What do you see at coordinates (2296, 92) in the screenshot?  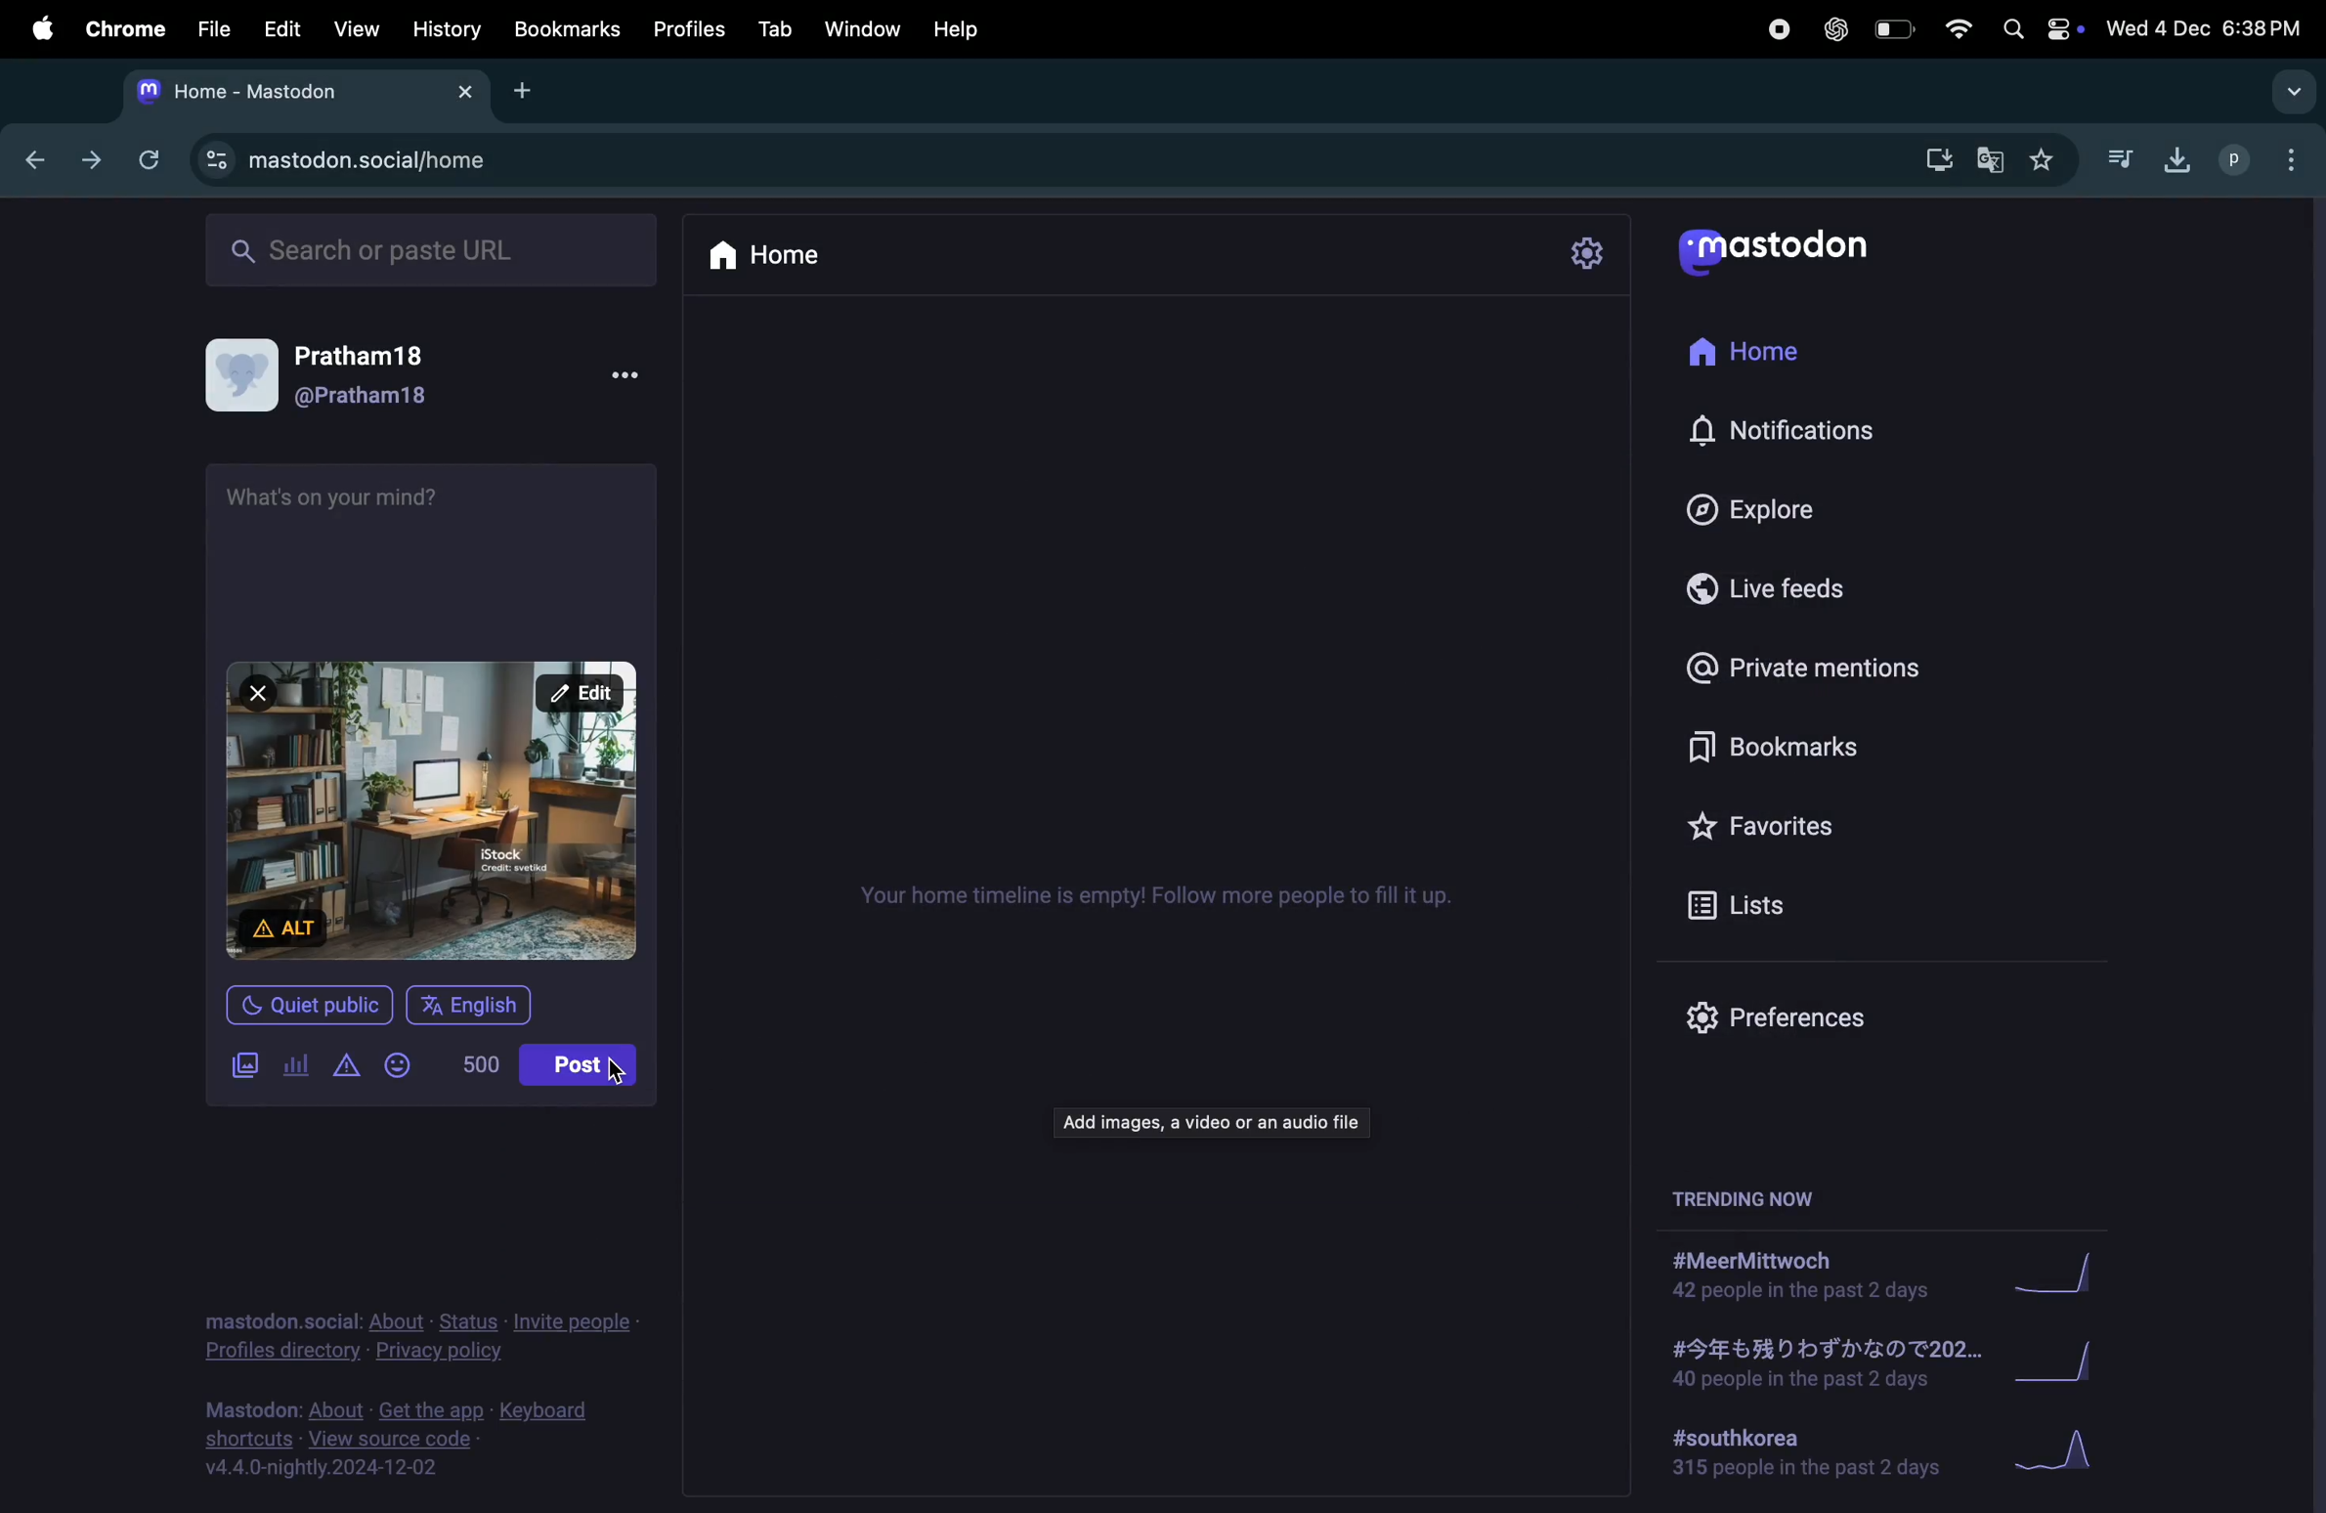 I see `drop down menu` at bounding box center [2296, 92].